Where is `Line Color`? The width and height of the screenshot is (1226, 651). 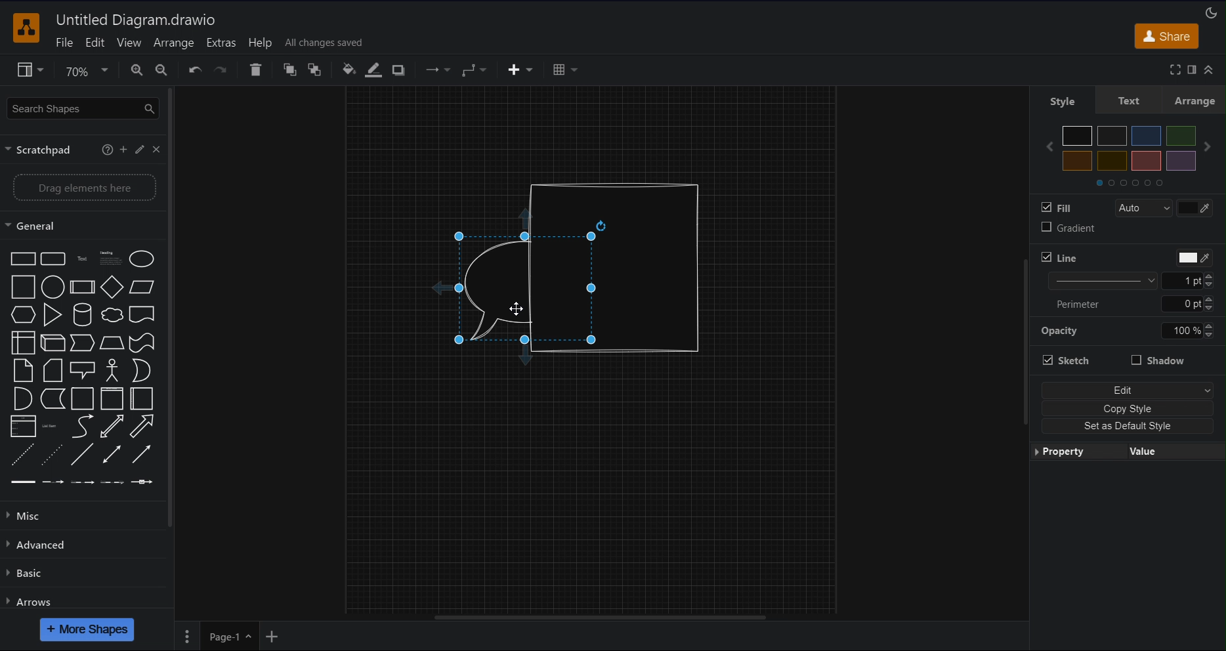 Line Color is located at coordinates (373, 70).